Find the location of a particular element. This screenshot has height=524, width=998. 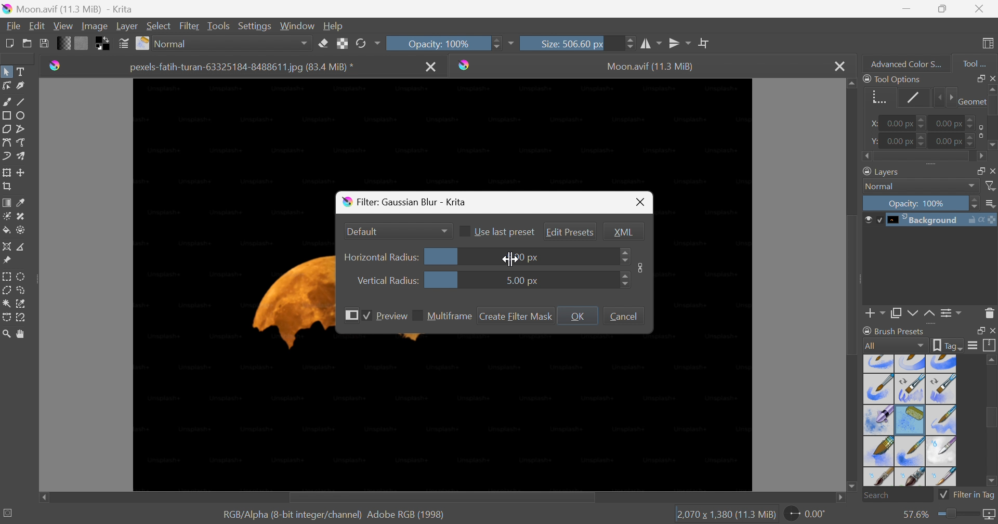

Types of brush is located at coordinates (910, 420).